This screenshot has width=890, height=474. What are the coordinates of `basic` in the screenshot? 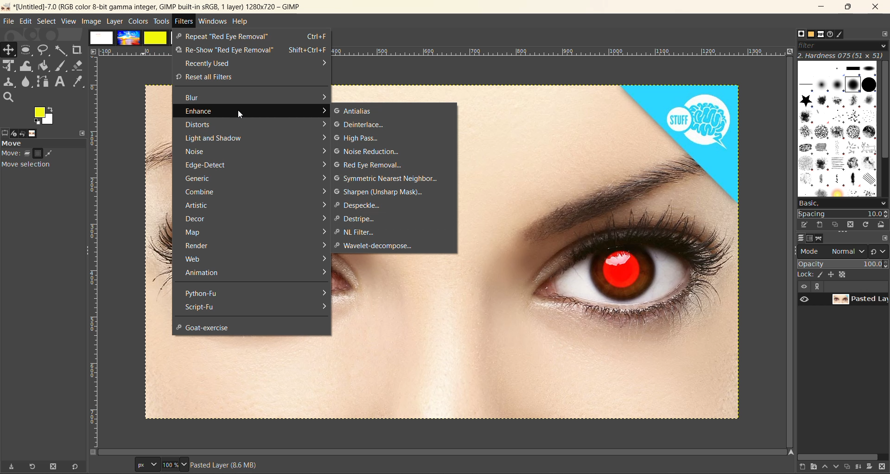 It's located at (844, 204).